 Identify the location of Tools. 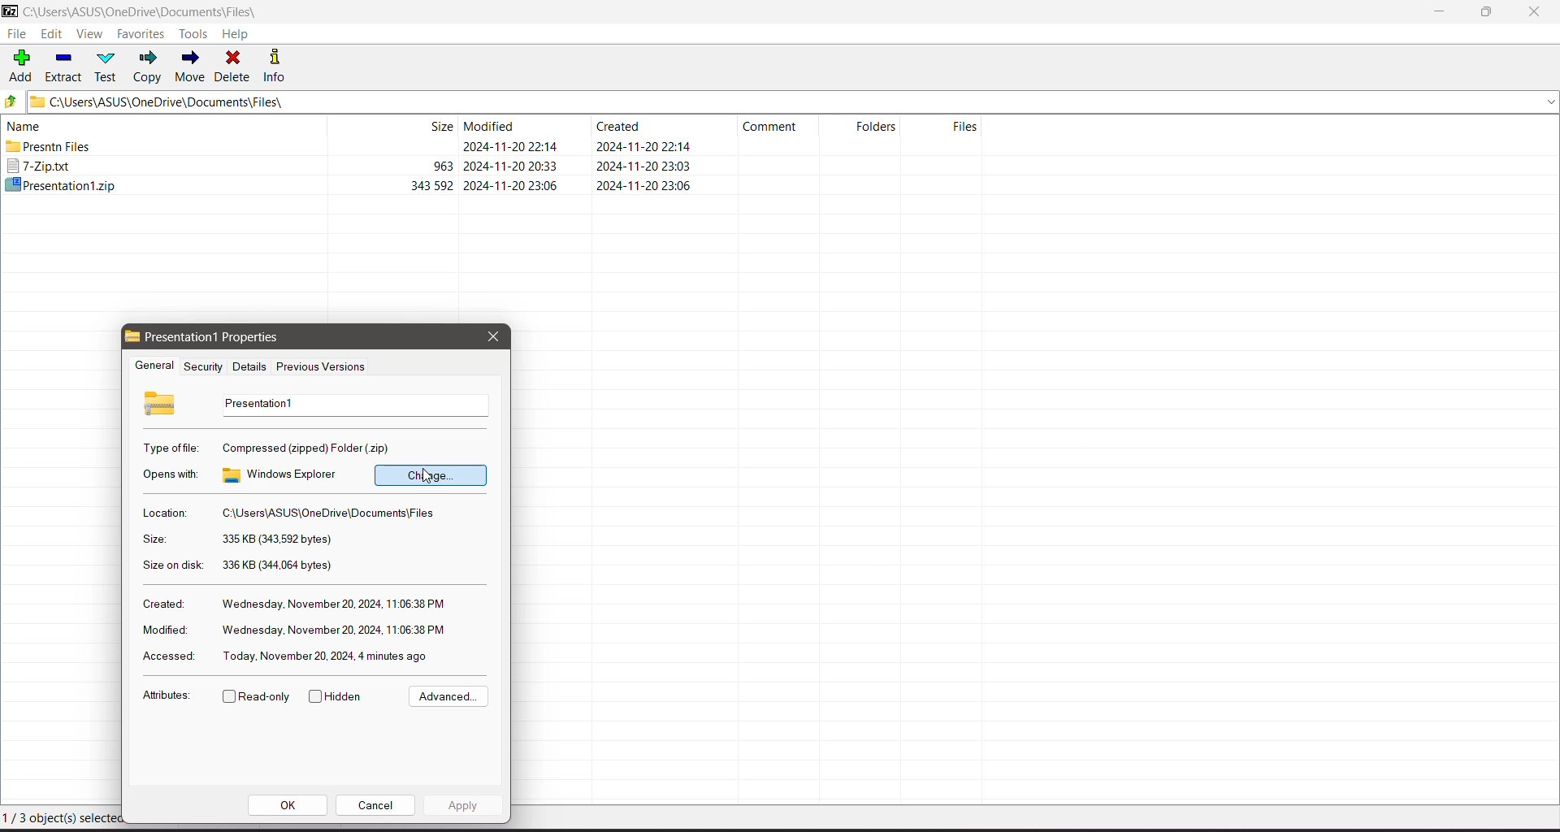
(196, 33).